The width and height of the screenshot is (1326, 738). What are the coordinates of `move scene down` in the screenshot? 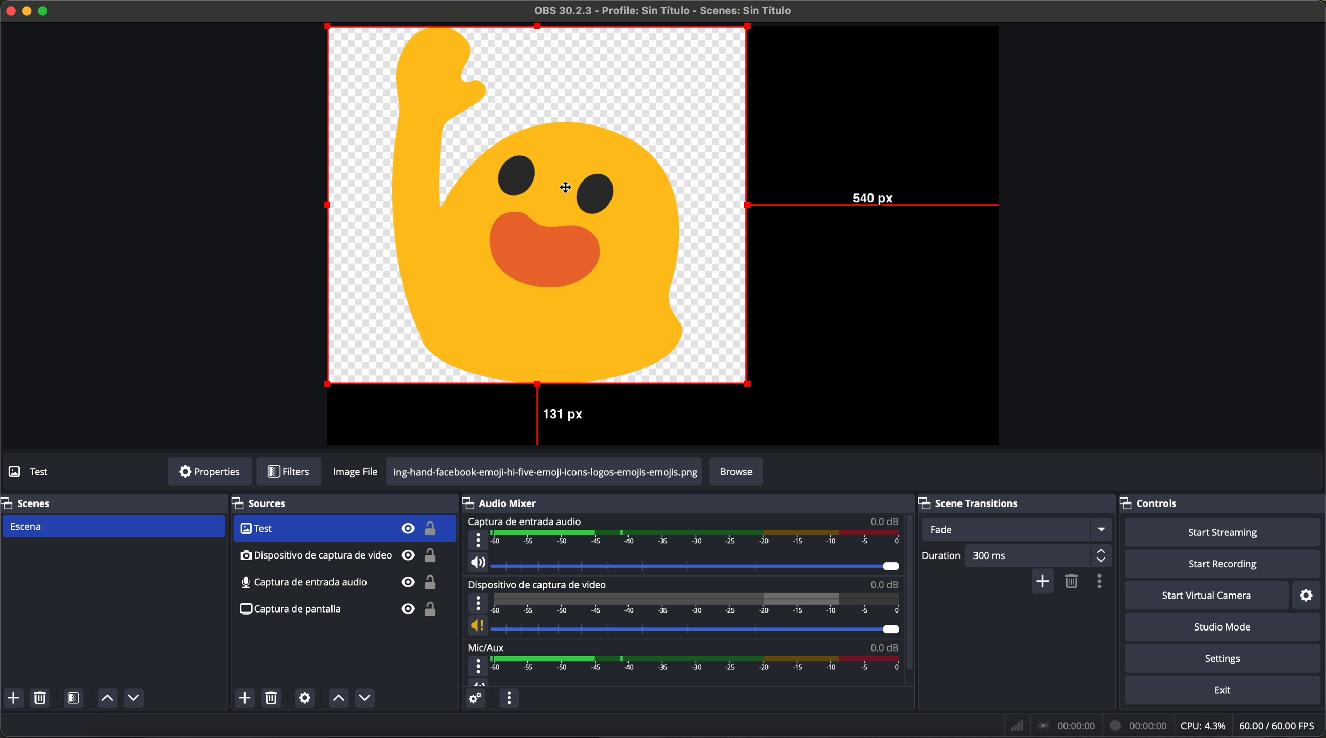 It's located at (134, 699).